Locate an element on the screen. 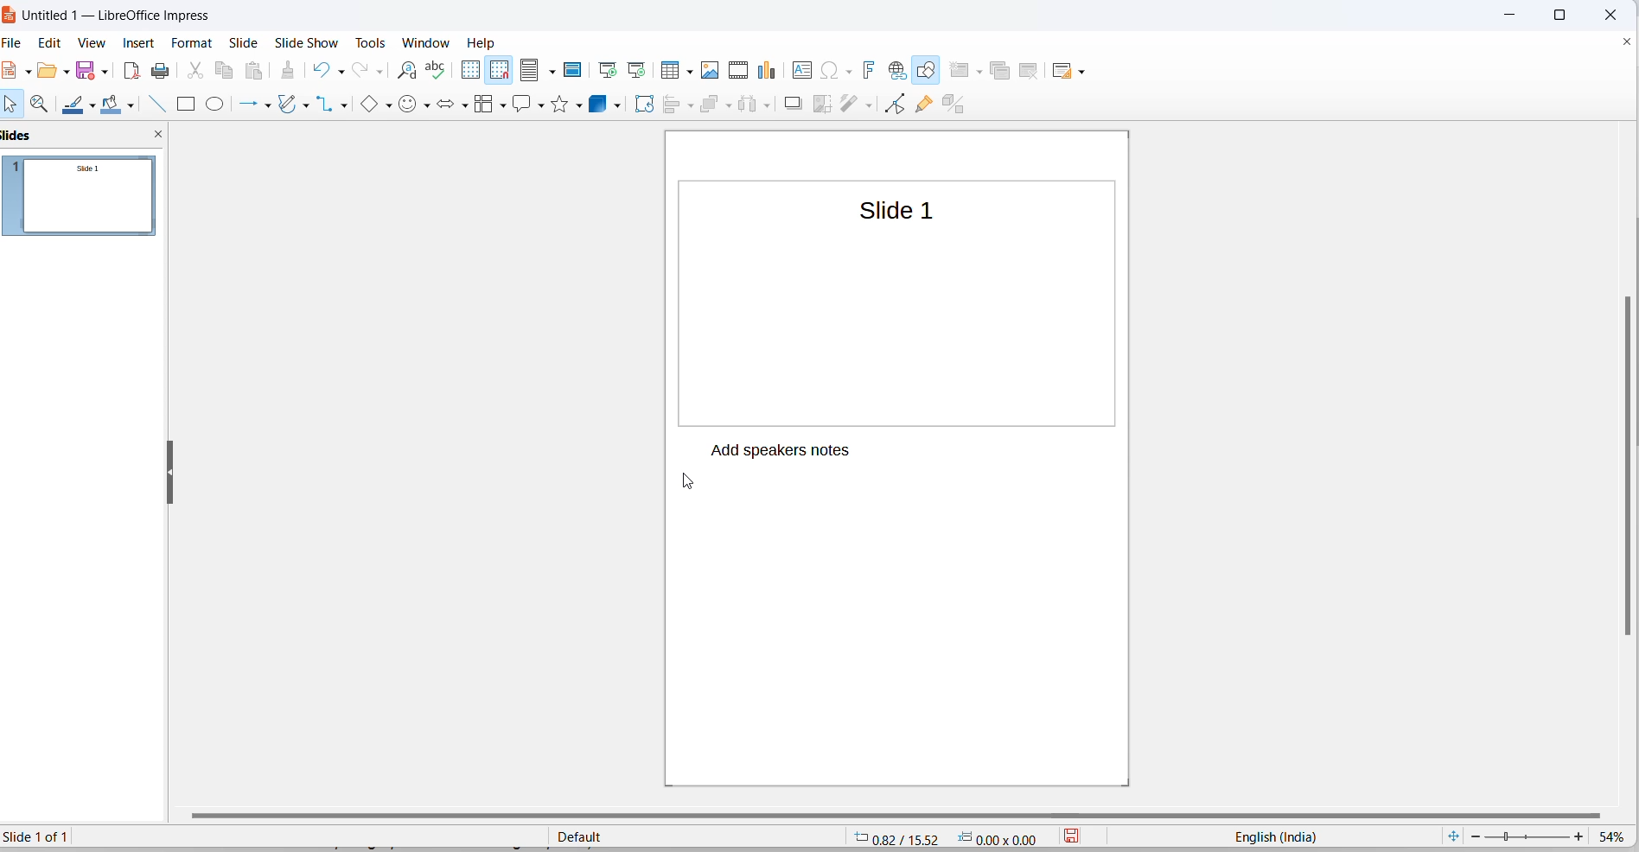 This screenshot has width=1639, height=852. increase zoom is located at coordinates (1580, 838).